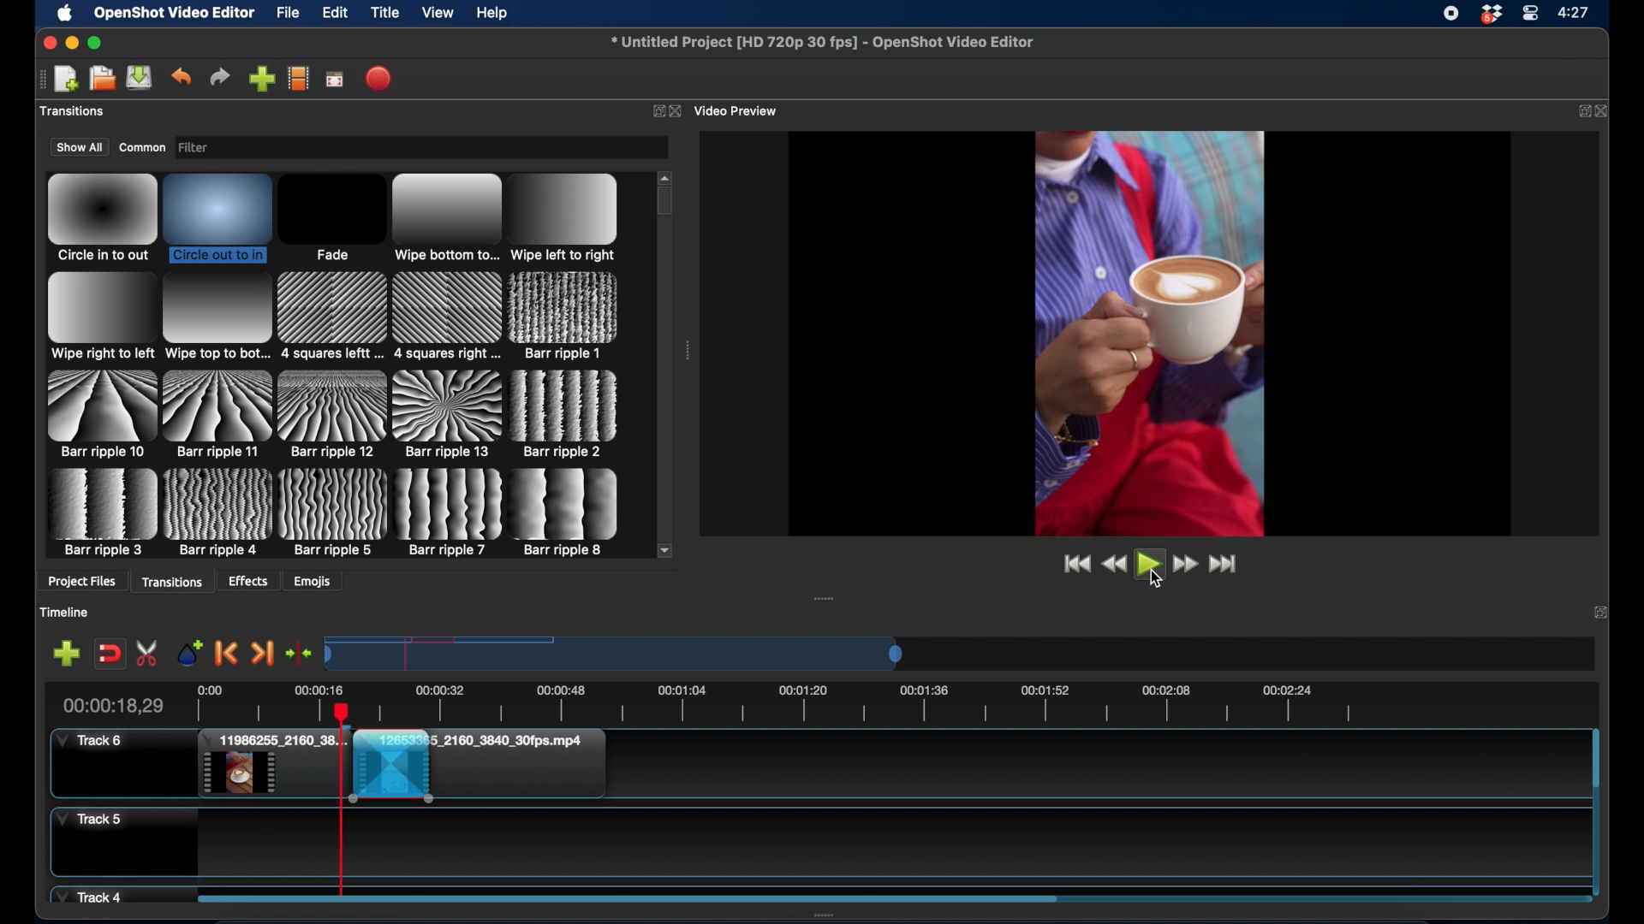 This screenshot has height=924, width=1644. I want to click on transition, so click(332, 317).